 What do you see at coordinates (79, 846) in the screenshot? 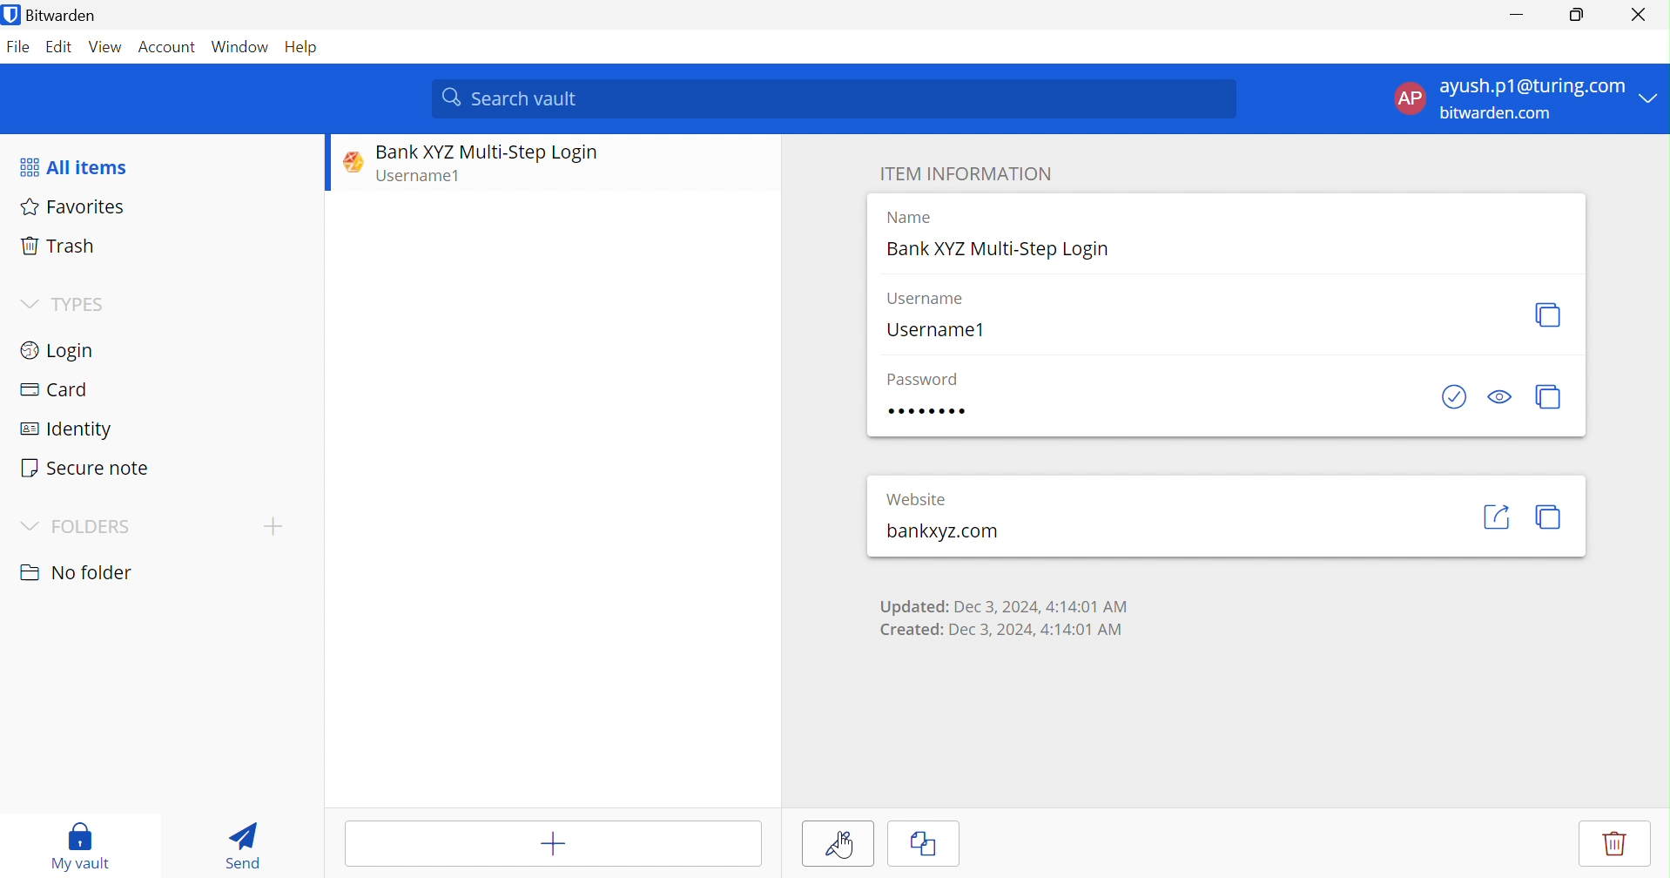
I see `My vault` at bounding box center [79, 846].